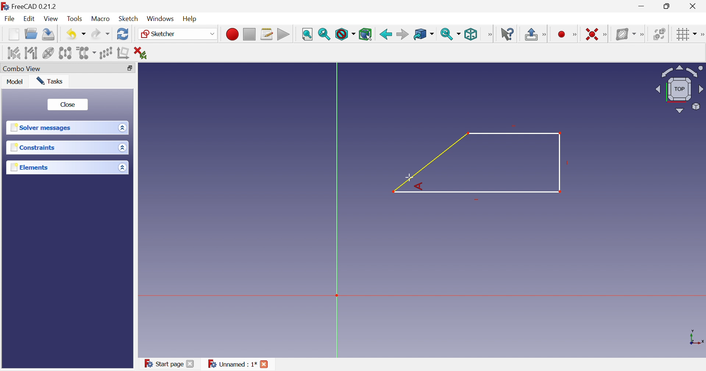 This screenshot has width=706, height=371. I want to click on Sketcher, so click(160, 34).